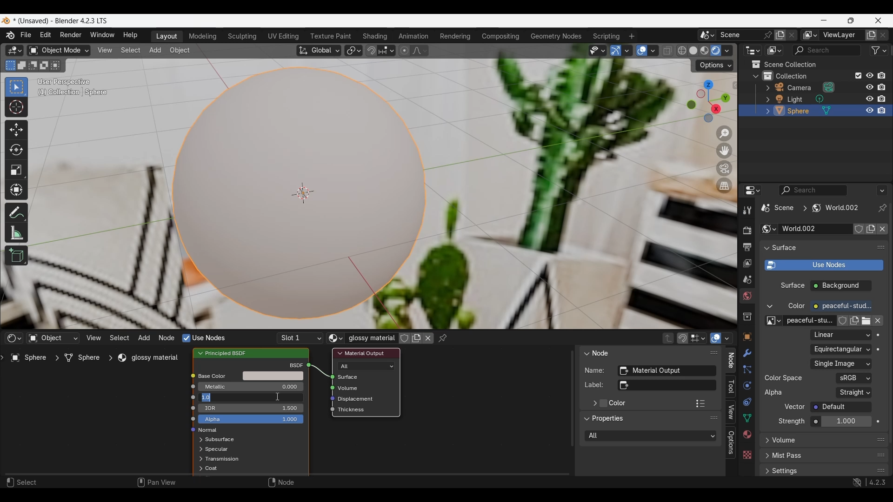 The width and height of the screenshot is (893, 502). Describe the element at coordinates (219, 376) in the screenshot. I see `Base color` at that location.